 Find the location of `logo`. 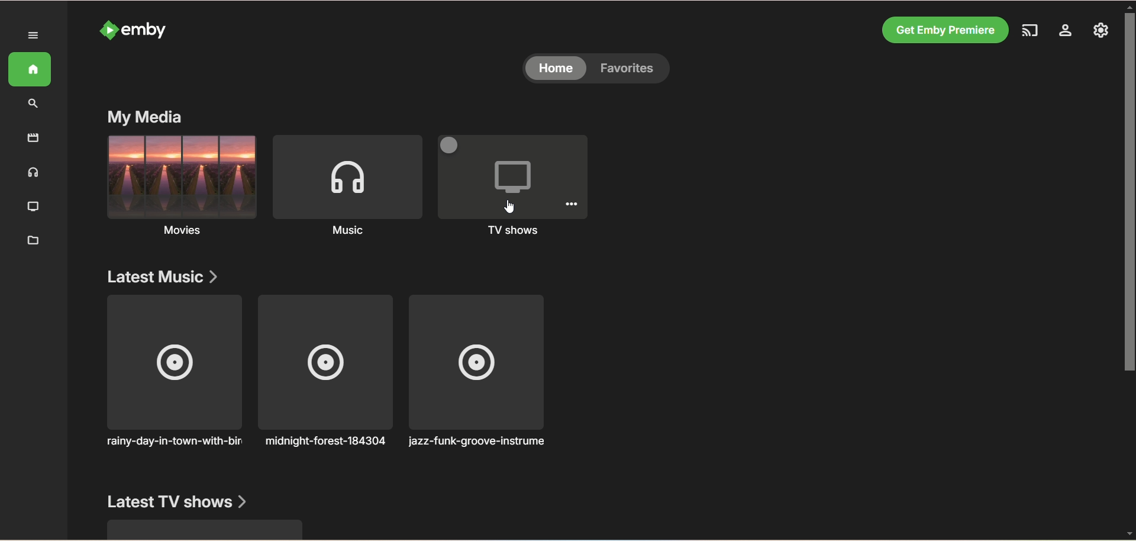

logo is located at coordinates (105, 31).